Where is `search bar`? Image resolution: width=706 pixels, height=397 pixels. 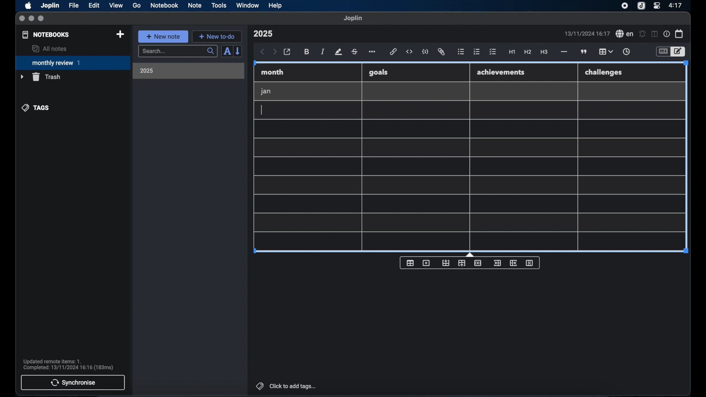
search bar is located at coordinates (178, 52).